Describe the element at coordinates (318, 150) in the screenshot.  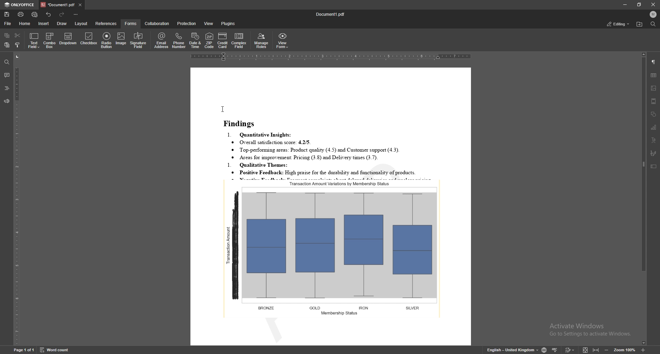
I see `® Top-performung areas: Product quality (4.5) and Customer support (4.3).` at that location.